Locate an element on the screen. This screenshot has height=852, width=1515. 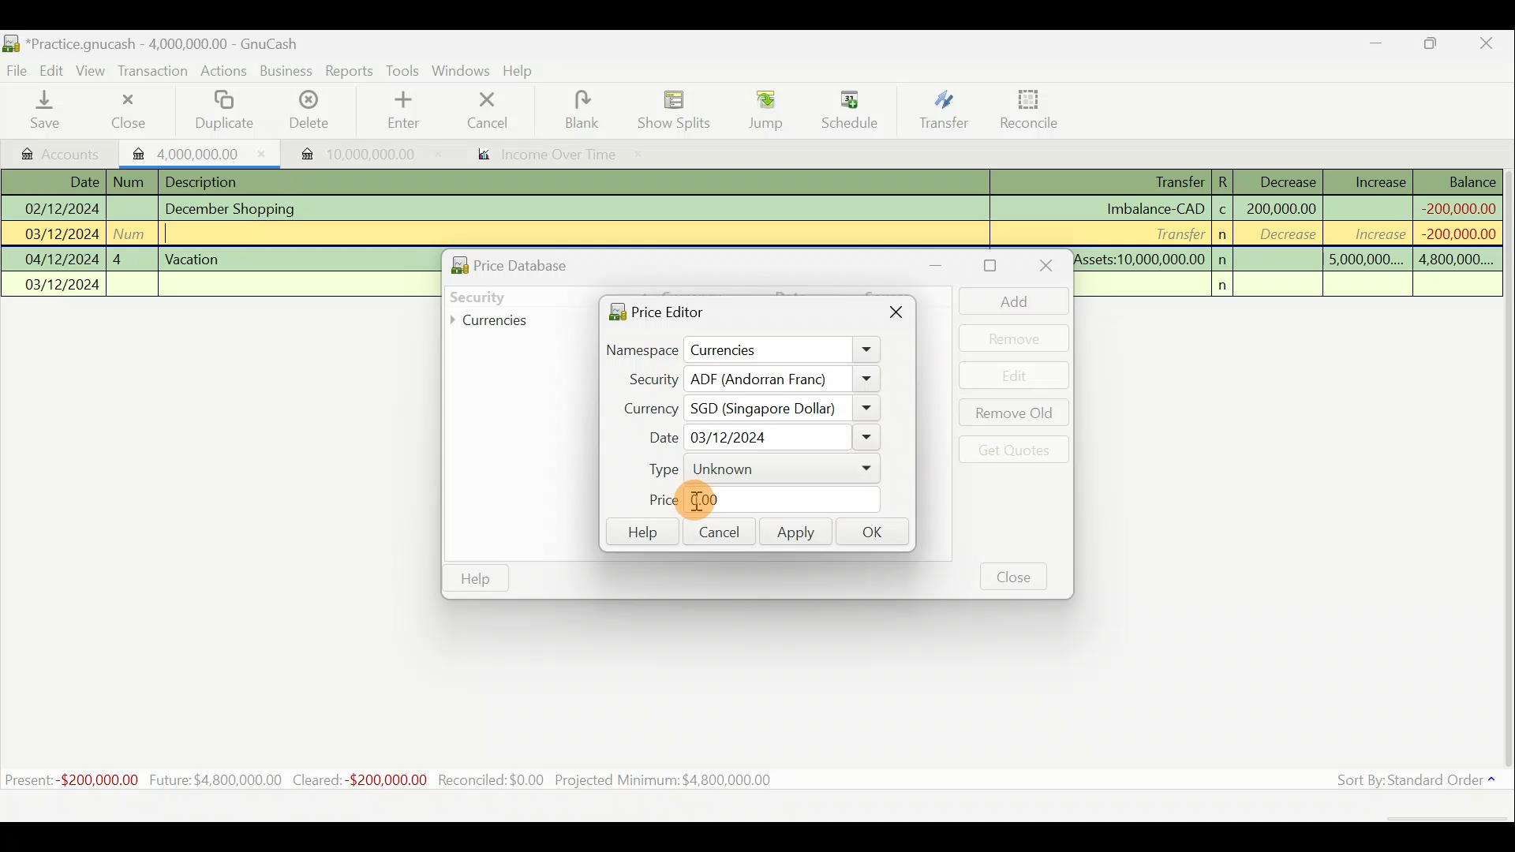
Tools is located at coordinates (404, 69).